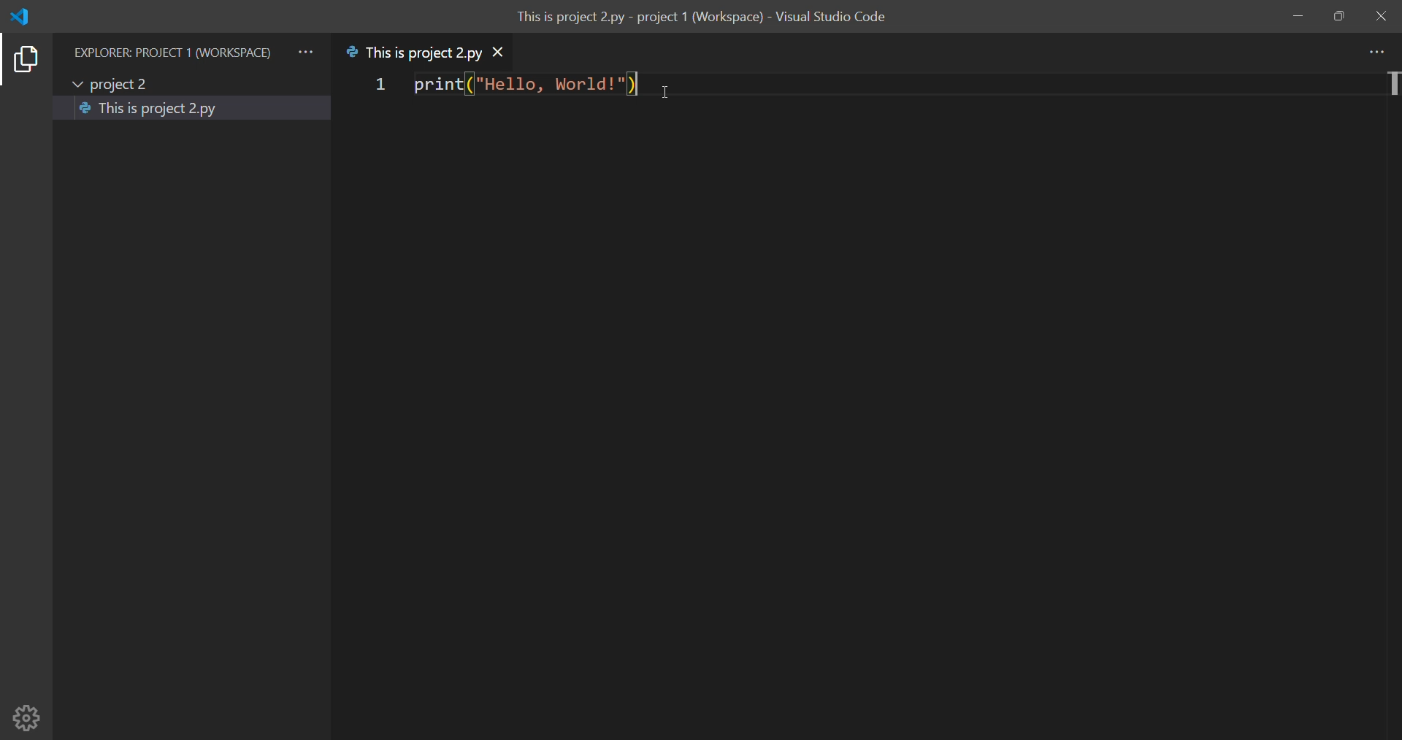  I want to click on logo, so click(26, 15).